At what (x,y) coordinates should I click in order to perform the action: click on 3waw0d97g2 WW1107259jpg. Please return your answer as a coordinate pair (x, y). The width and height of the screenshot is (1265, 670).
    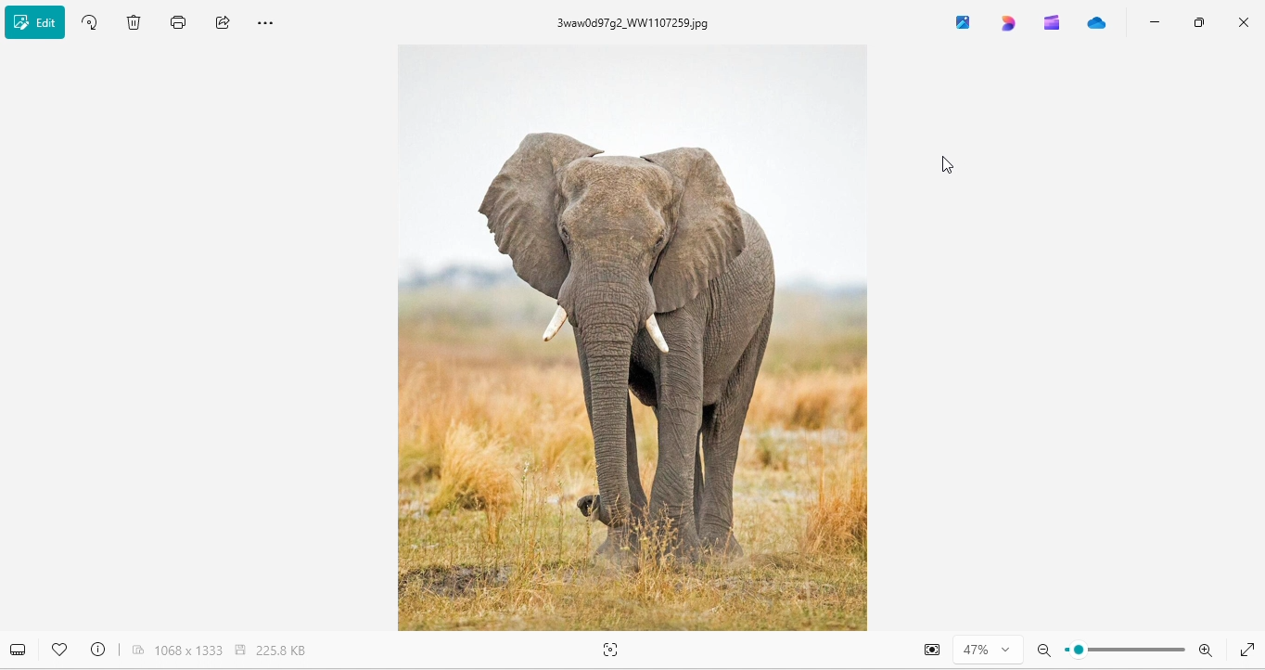
    Looking at the image, I should click on (638, 25).